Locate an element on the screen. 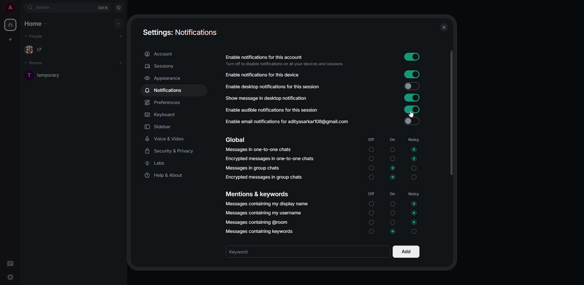 This screenshot has width=584, height=285. selected is located at coordinates (414, 204).